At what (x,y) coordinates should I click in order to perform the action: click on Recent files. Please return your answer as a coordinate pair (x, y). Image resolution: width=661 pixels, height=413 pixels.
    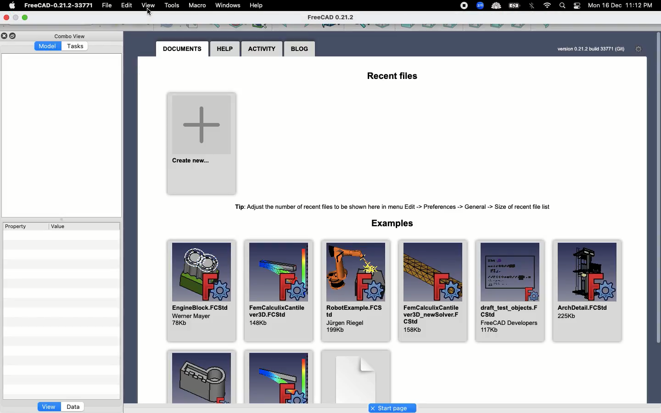
    Looking at the image, I should click on (392, 78).